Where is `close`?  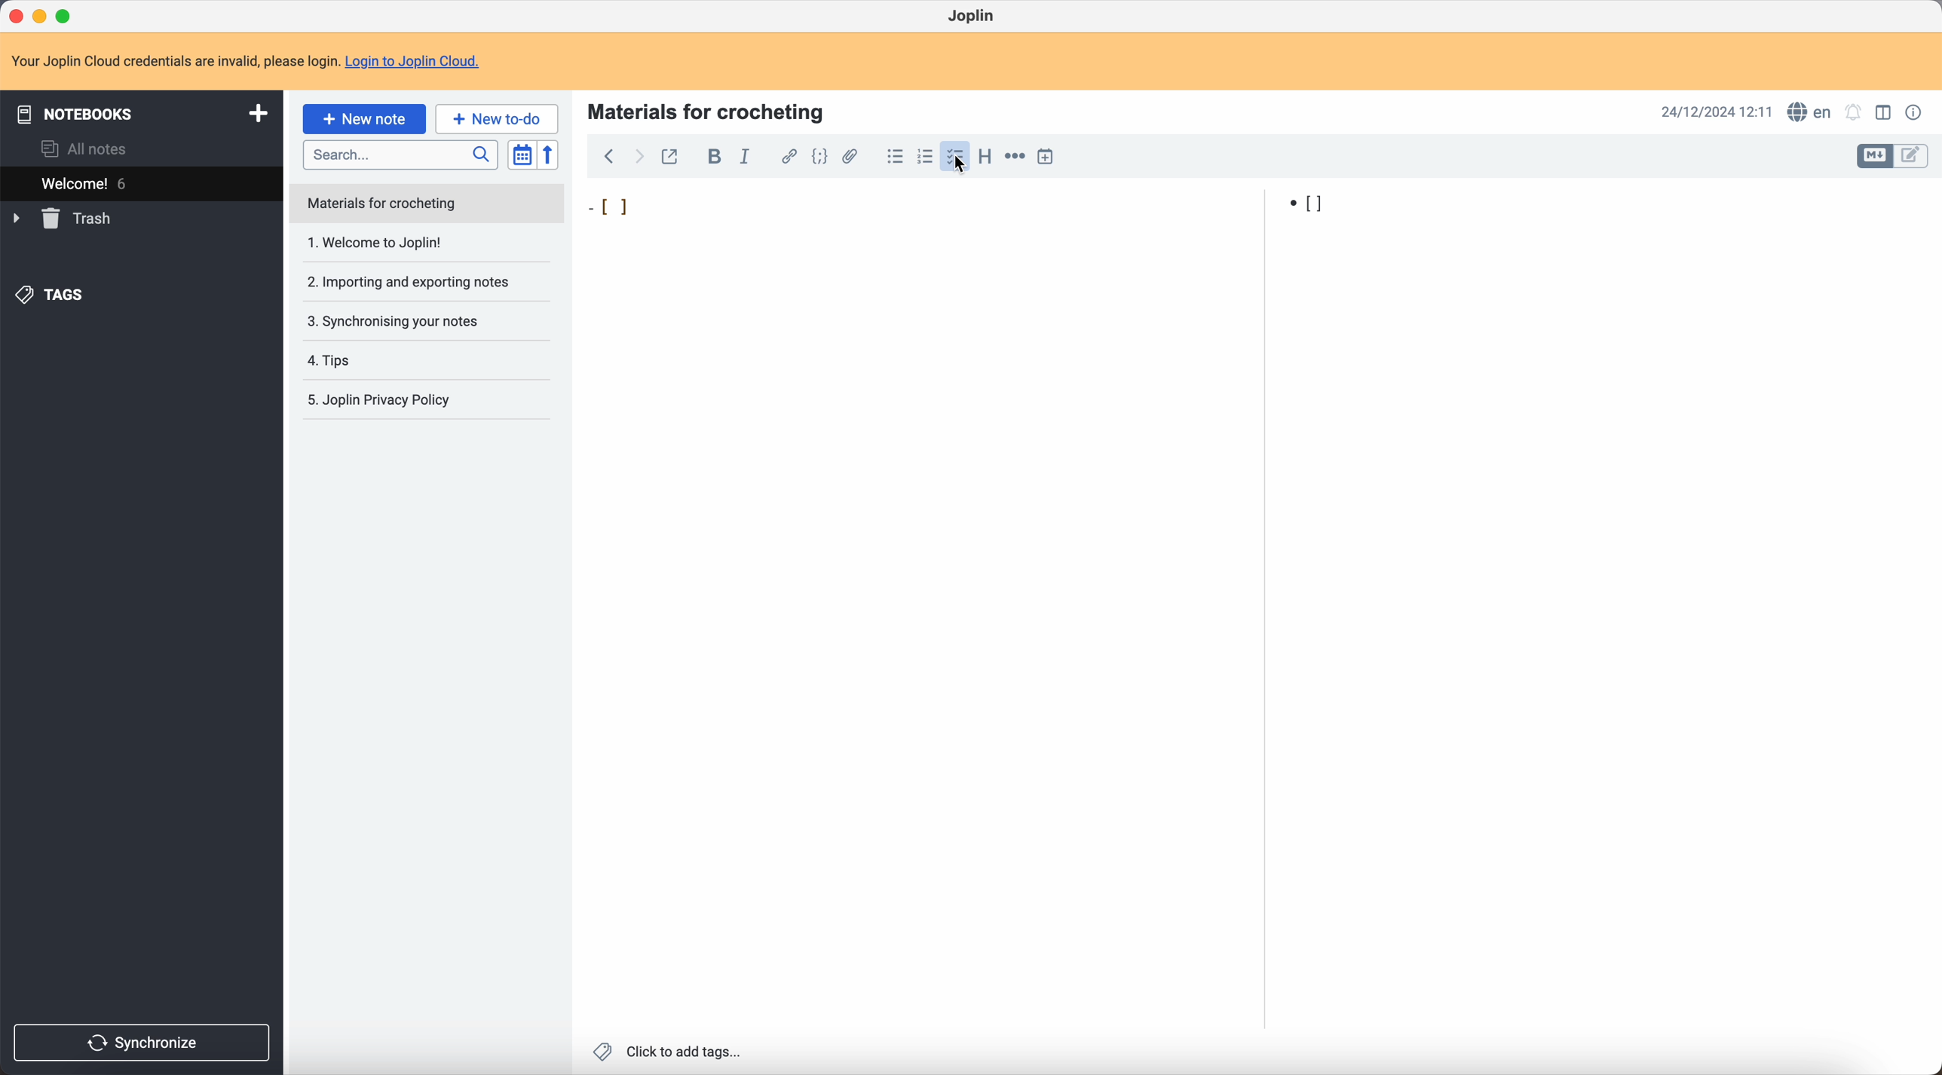
close is located at coordinates (18, 16).